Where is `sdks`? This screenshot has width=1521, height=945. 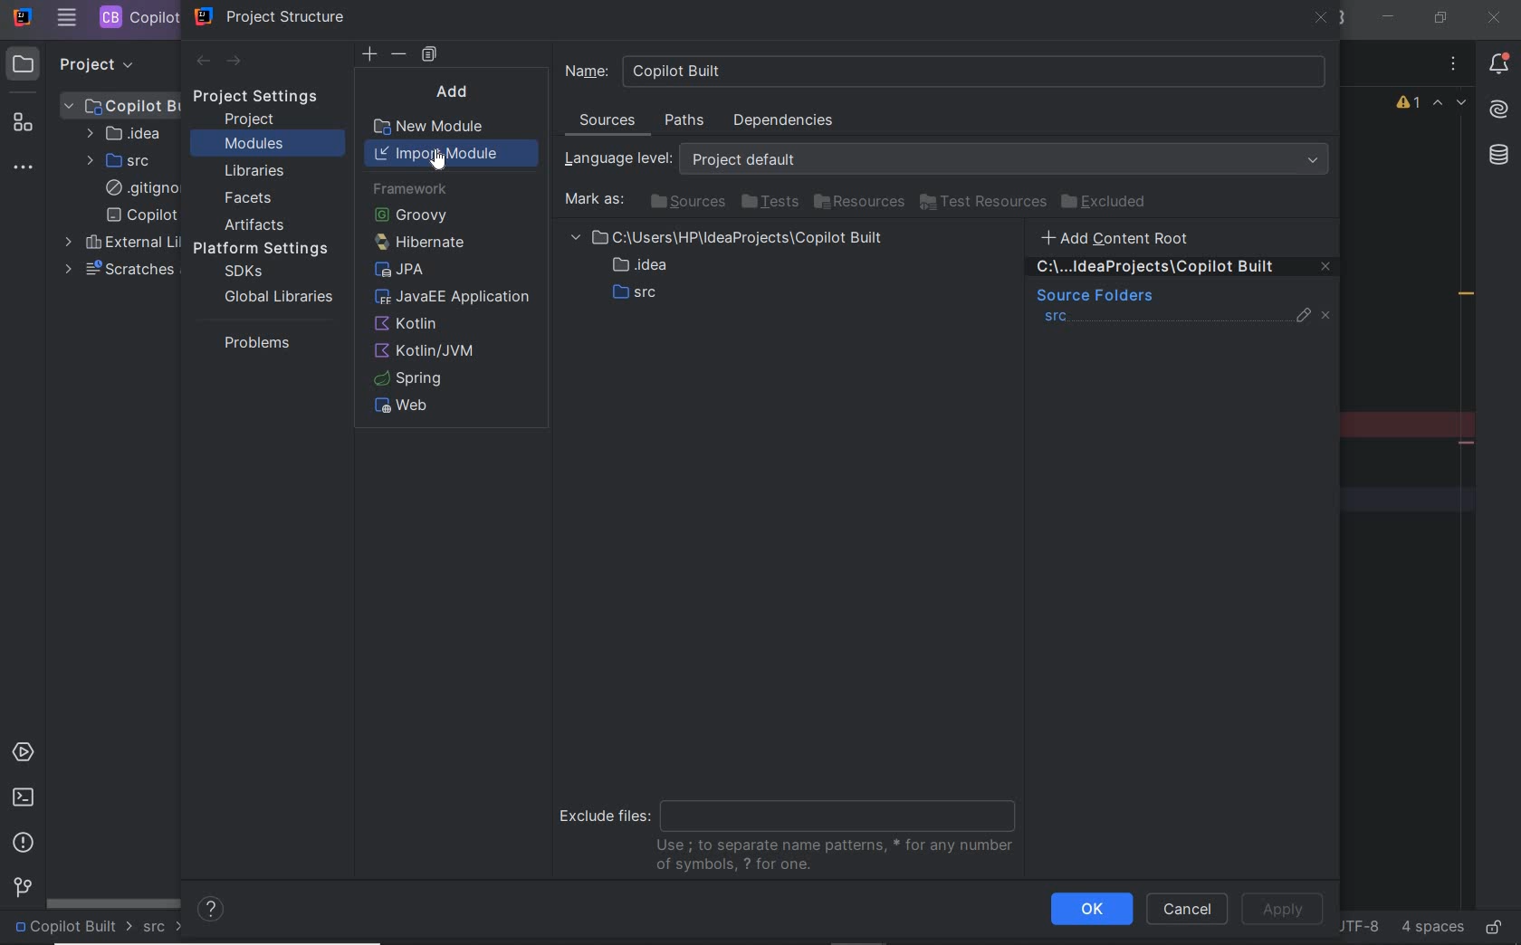
sdks is located at coordinates (242, 272).